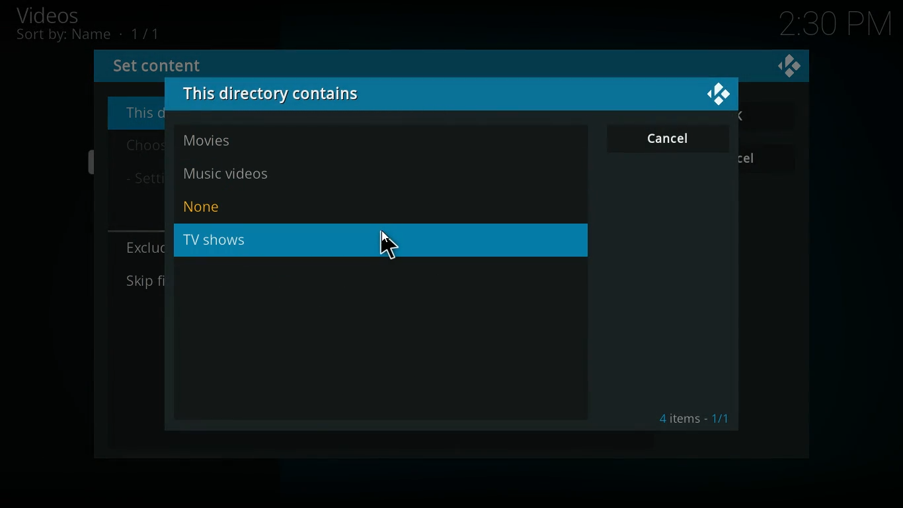  Describe the element at coordinates (165, 65) in the screenshot. I see `set content` at that location.